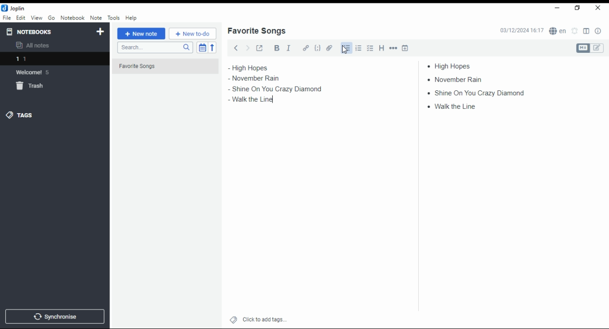  Describe the element at coordinates (317, 48) in the screenshot. I see `code` at that location.